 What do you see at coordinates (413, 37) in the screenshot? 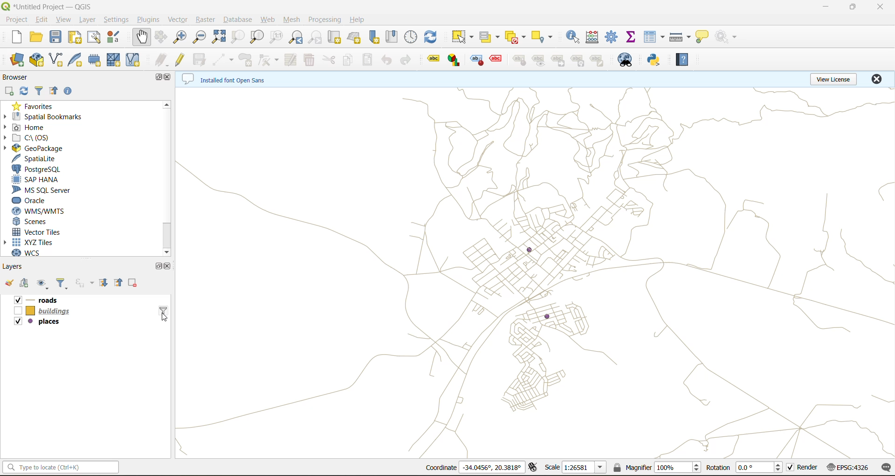
I see `control panel` at bounding box center [413, 37].